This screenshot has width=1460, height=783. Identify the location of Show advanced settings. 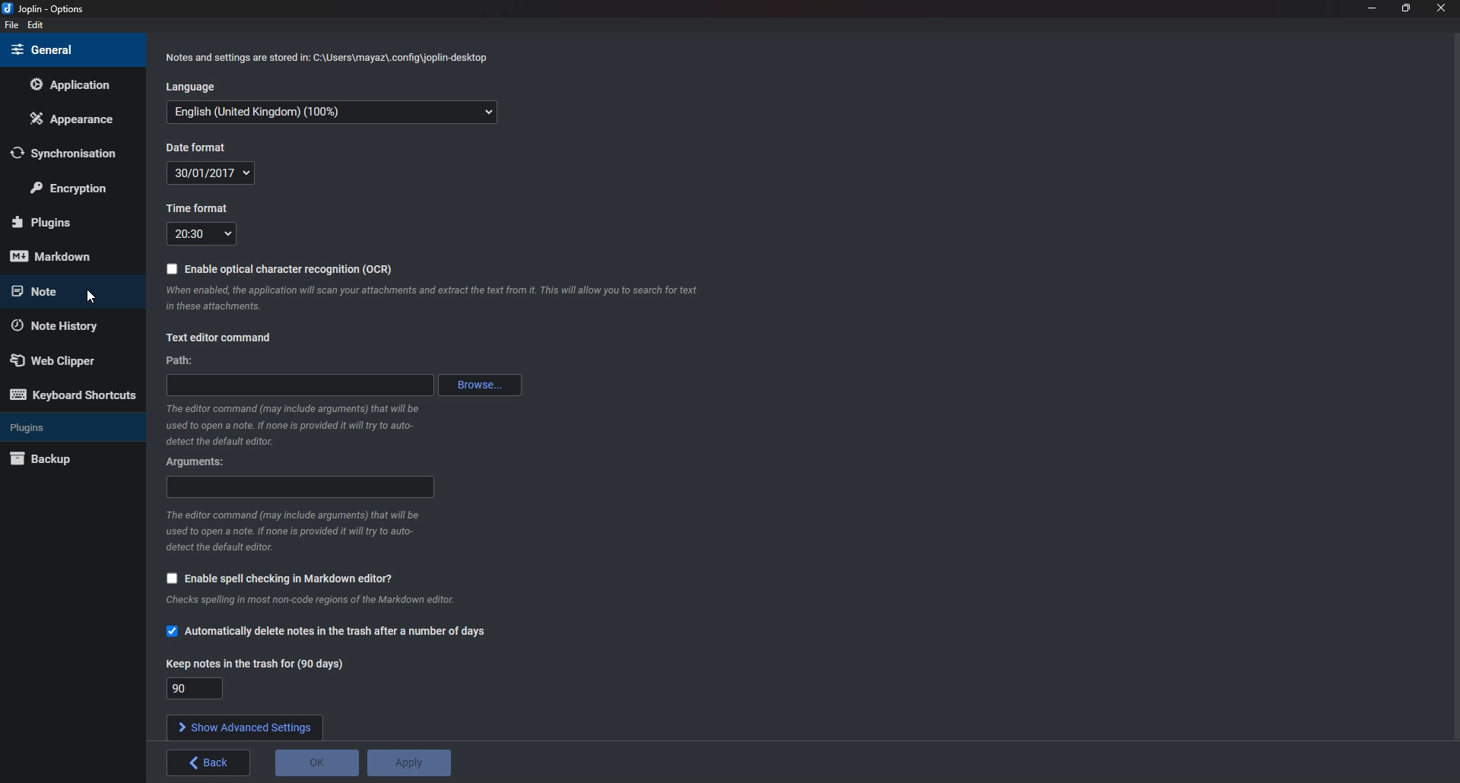
(243, 727).